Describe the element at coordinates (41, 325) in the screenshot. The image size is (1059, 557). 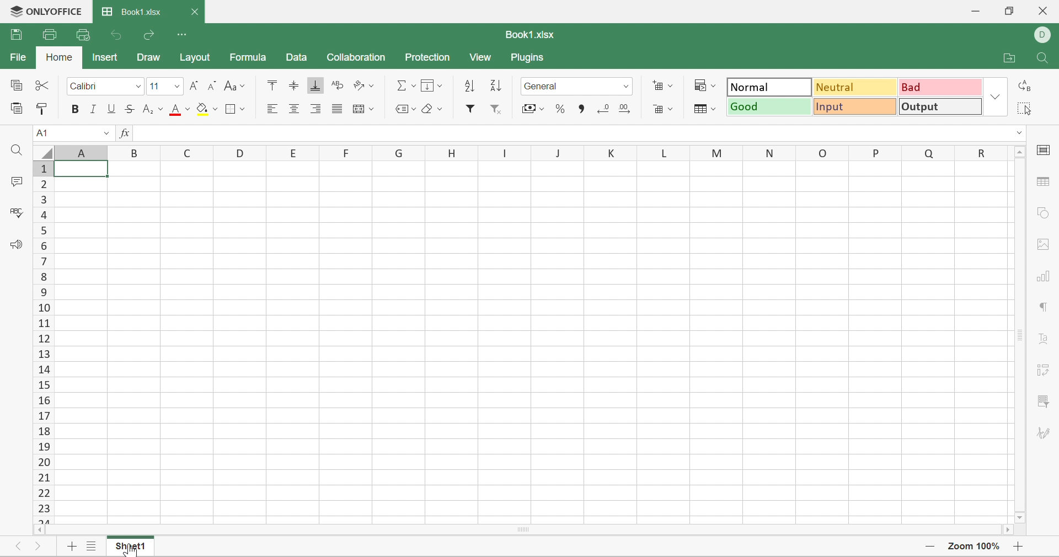
I see `11` at that location.